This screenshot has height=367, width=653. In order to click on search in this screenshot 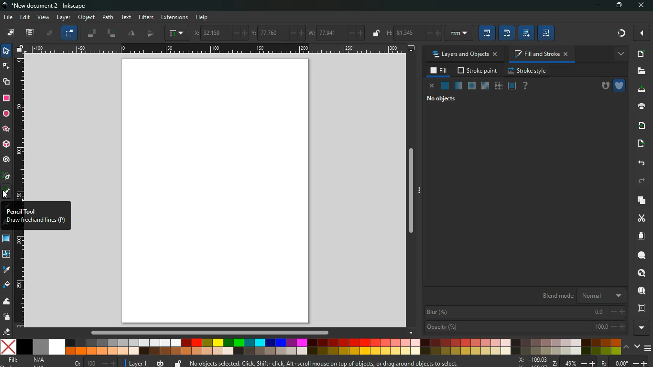, I will do `click(640, 254)`.